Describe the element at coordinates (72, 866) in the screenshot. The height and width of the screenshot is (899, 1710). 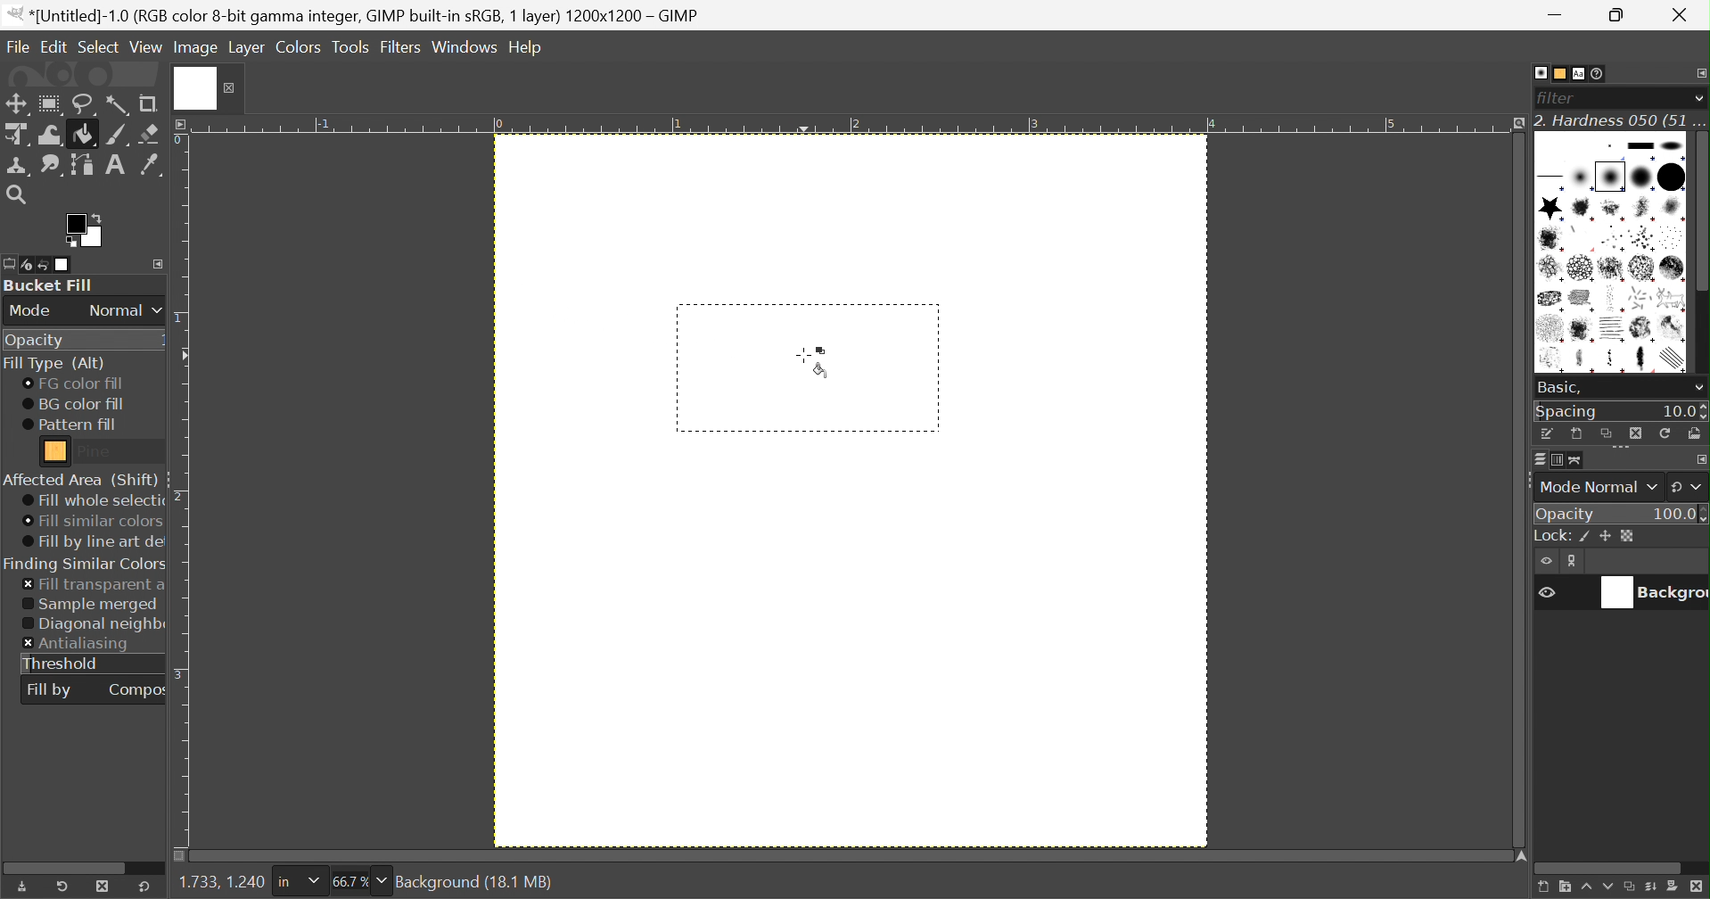
I see `Scroll bar` at that location.